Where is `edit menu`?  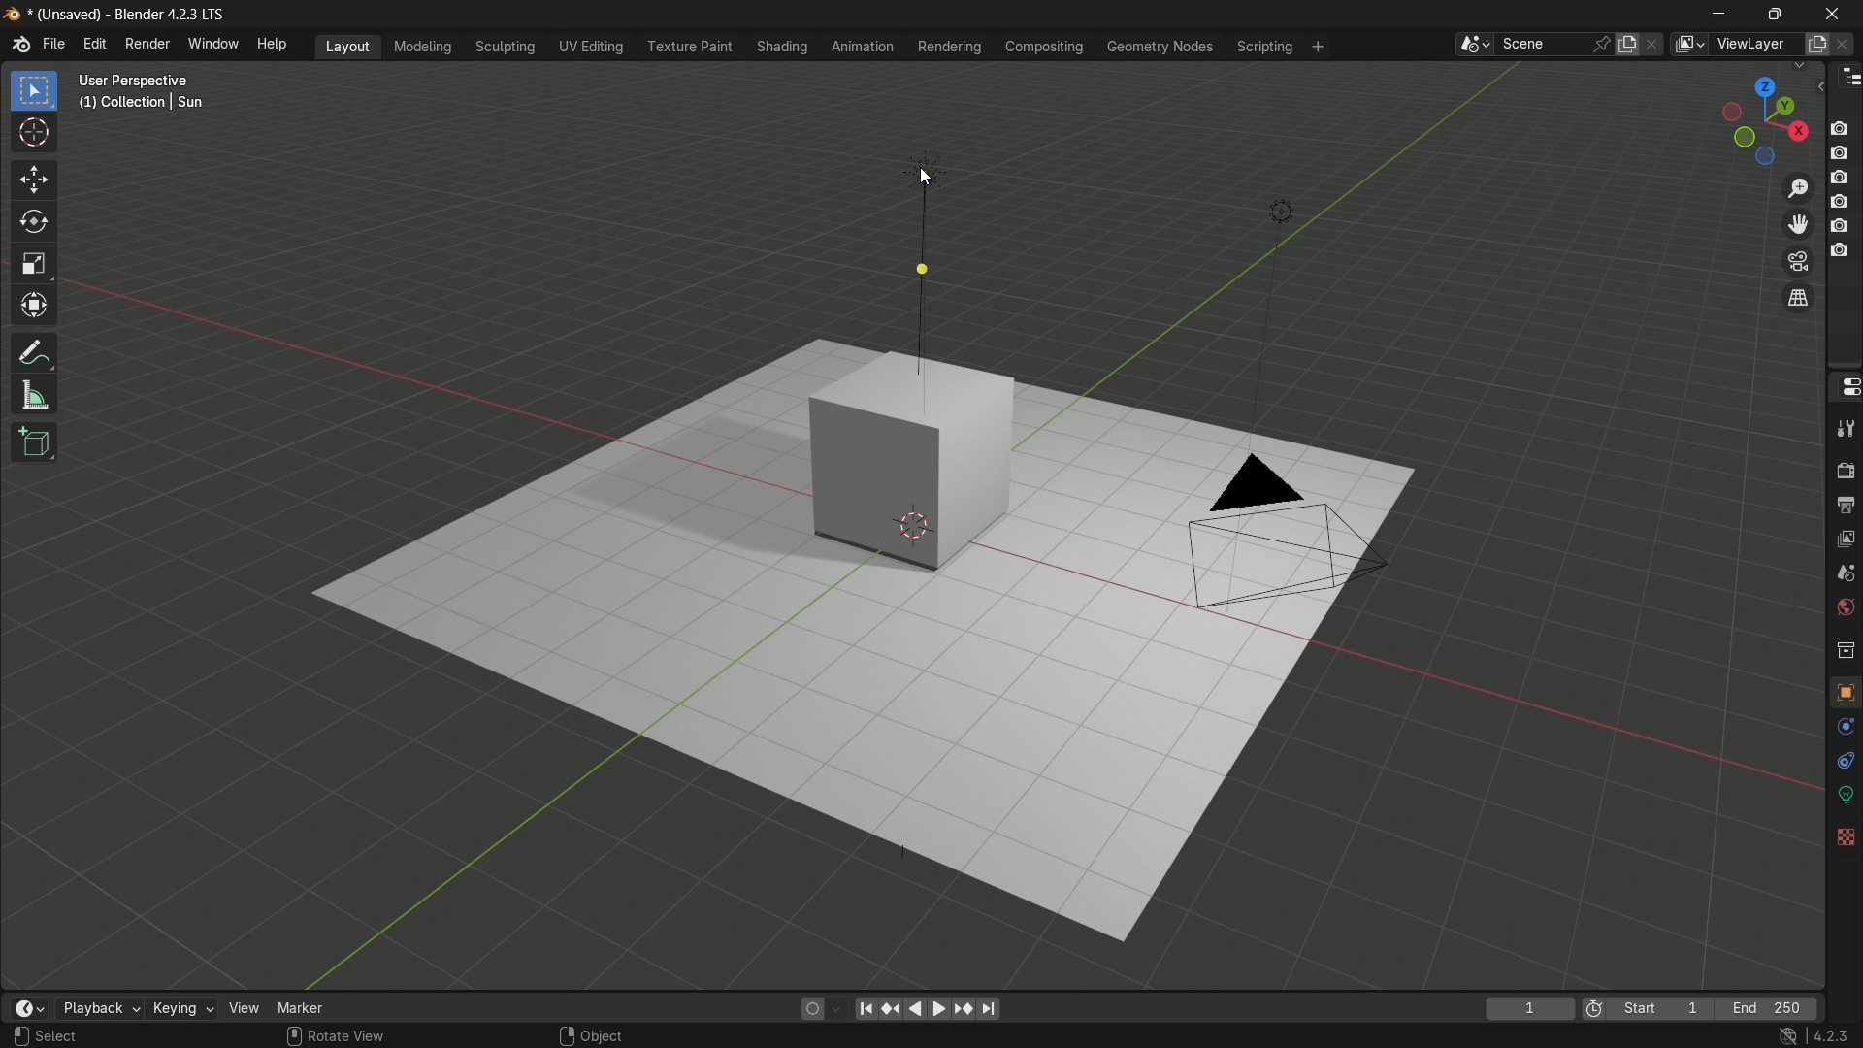
edit menu is located at coordinates (94, 43).